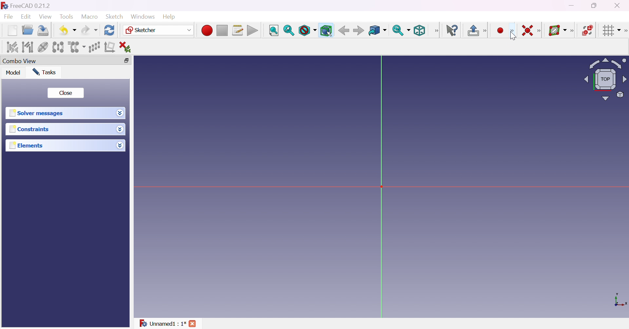 Image resolution: width=629 pixels, height=329 pixels. What do you see at coordinates (44, 48) in the screenshot?
I see `Show/hide internal geometry` at bounding box center [44, 48].